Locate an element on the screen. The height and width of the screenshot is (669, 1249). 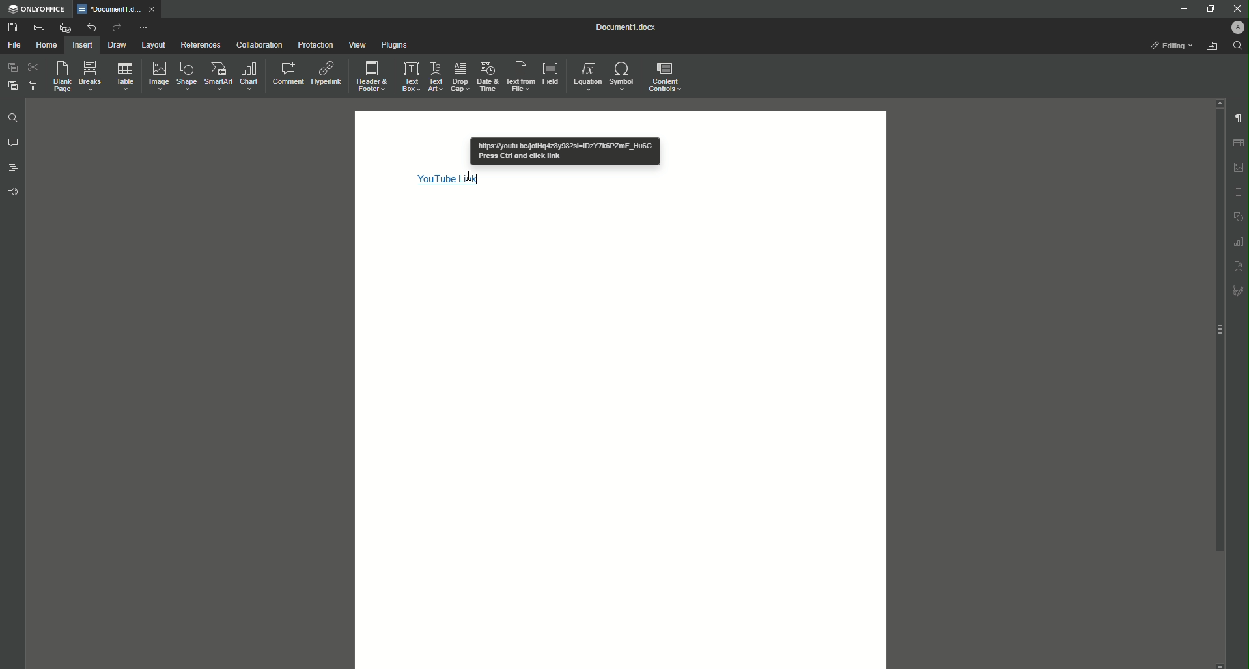
YouTube Link is located at coordinates (450, 180).